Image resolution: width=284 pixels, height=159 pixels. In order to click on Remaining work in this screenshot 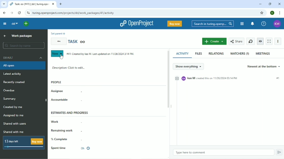, I will do `click(63, 131)`.